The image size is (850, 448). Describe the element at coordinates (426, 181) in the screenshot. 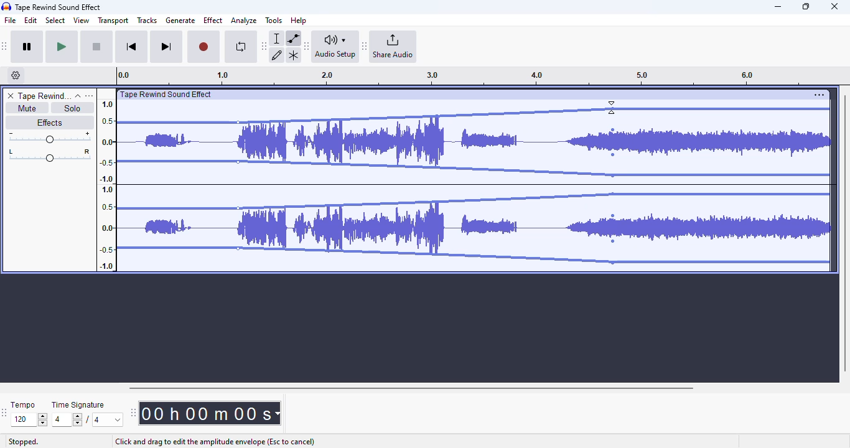

I see `Volume of track reduced` at that location.